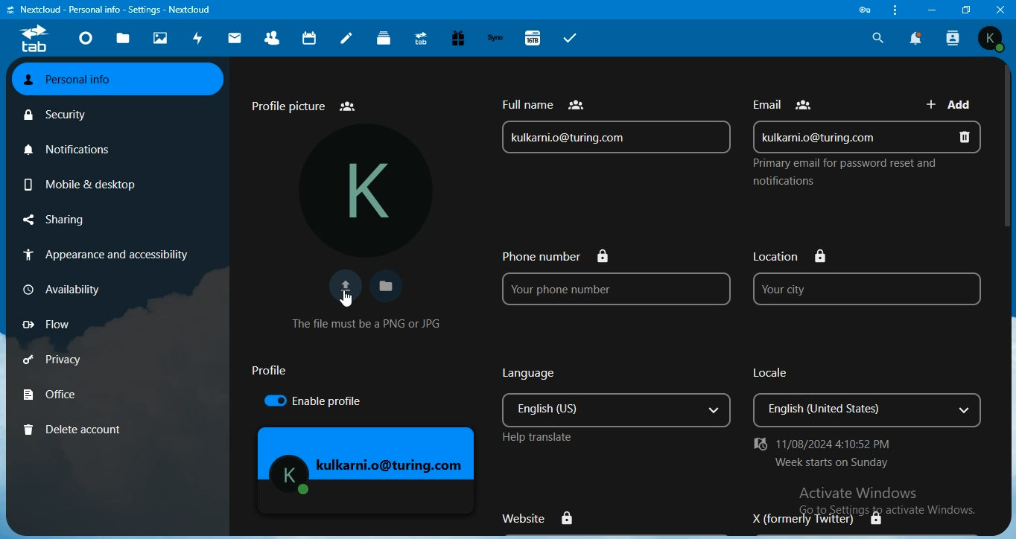 Image resolution: width=1016 pixels, height=539 pixels. I want to click on appearance & accessibilty, so click(108, 253).